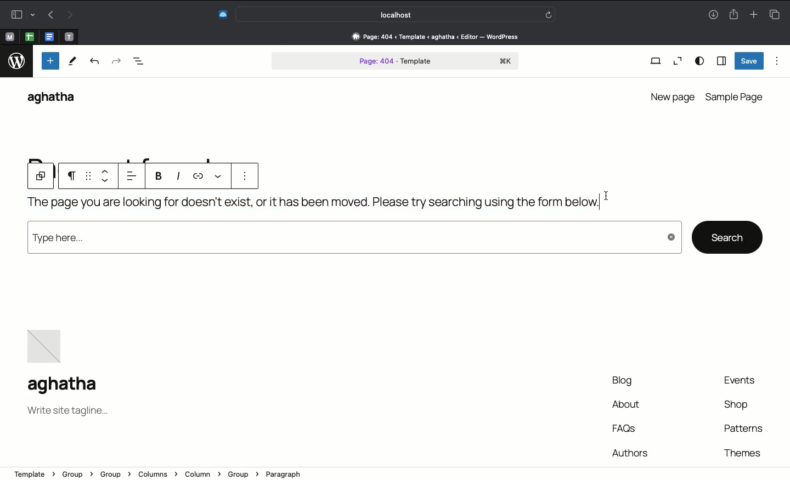 The height and width of the screenshot is (480, 790). I want to click on Search bar, so click(397, 14).